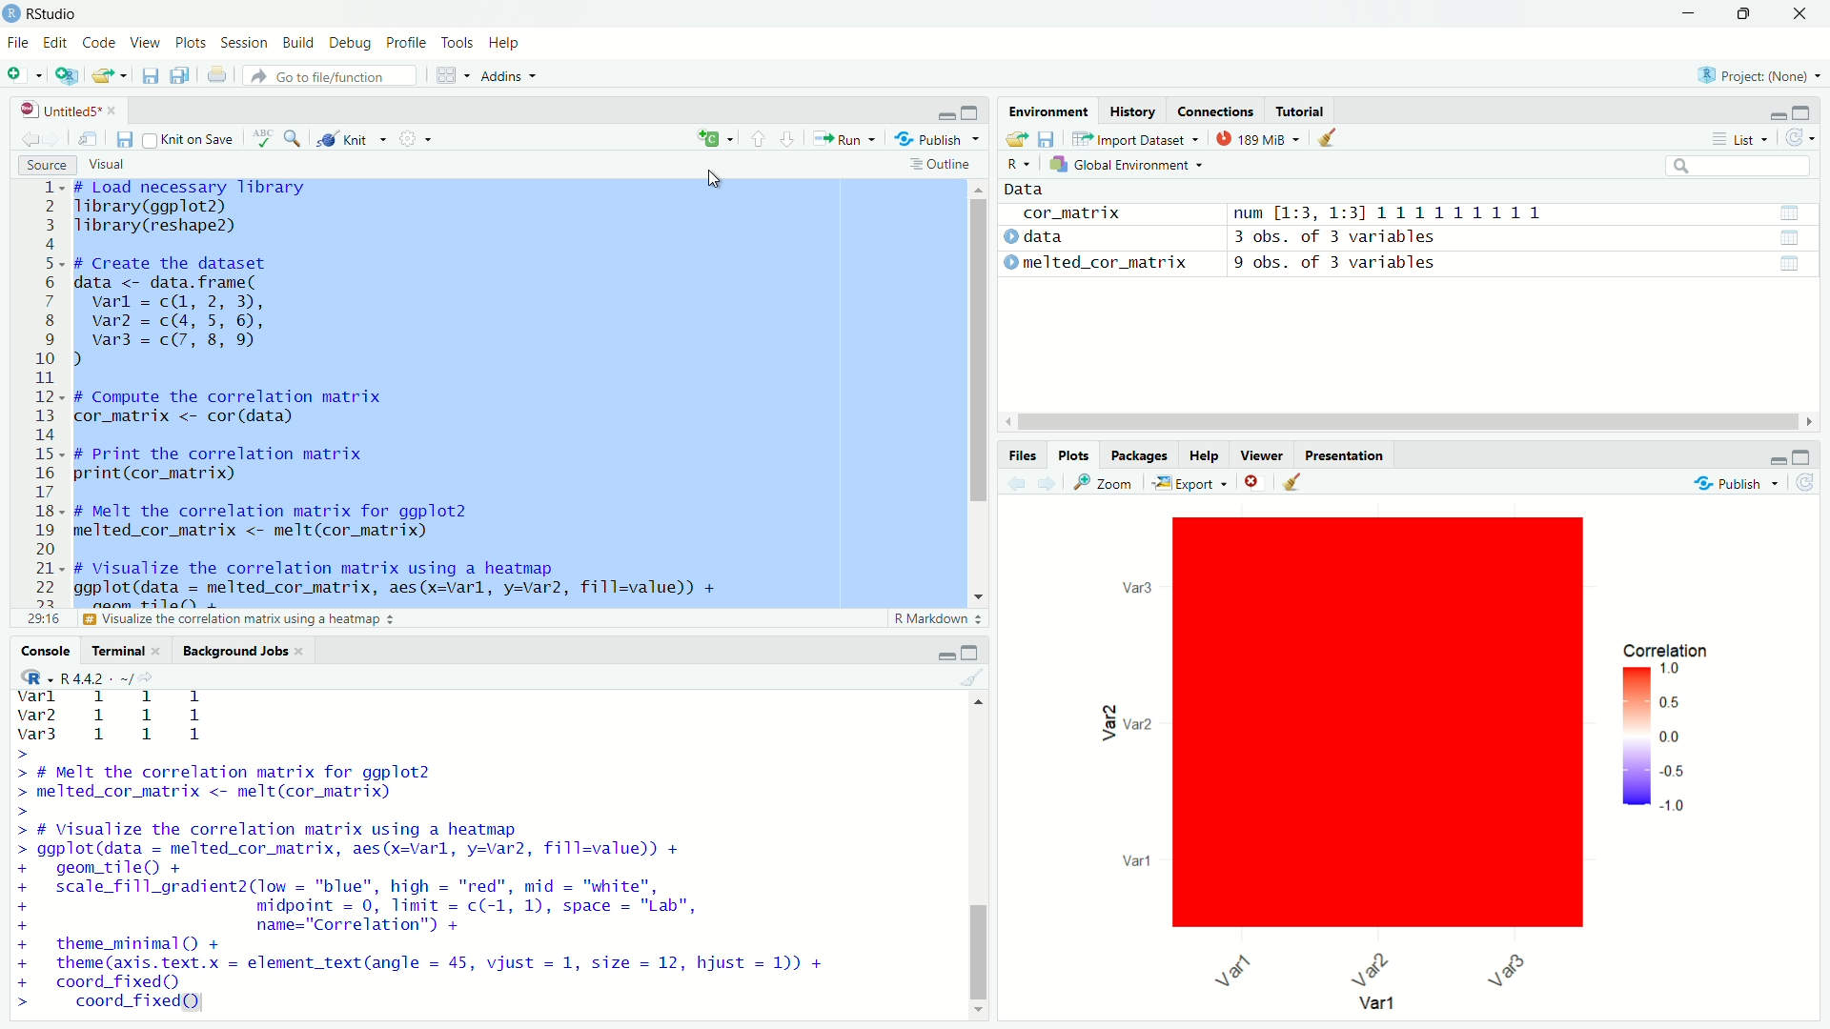  I want to click on file name: untitled5, so click(63, 111).